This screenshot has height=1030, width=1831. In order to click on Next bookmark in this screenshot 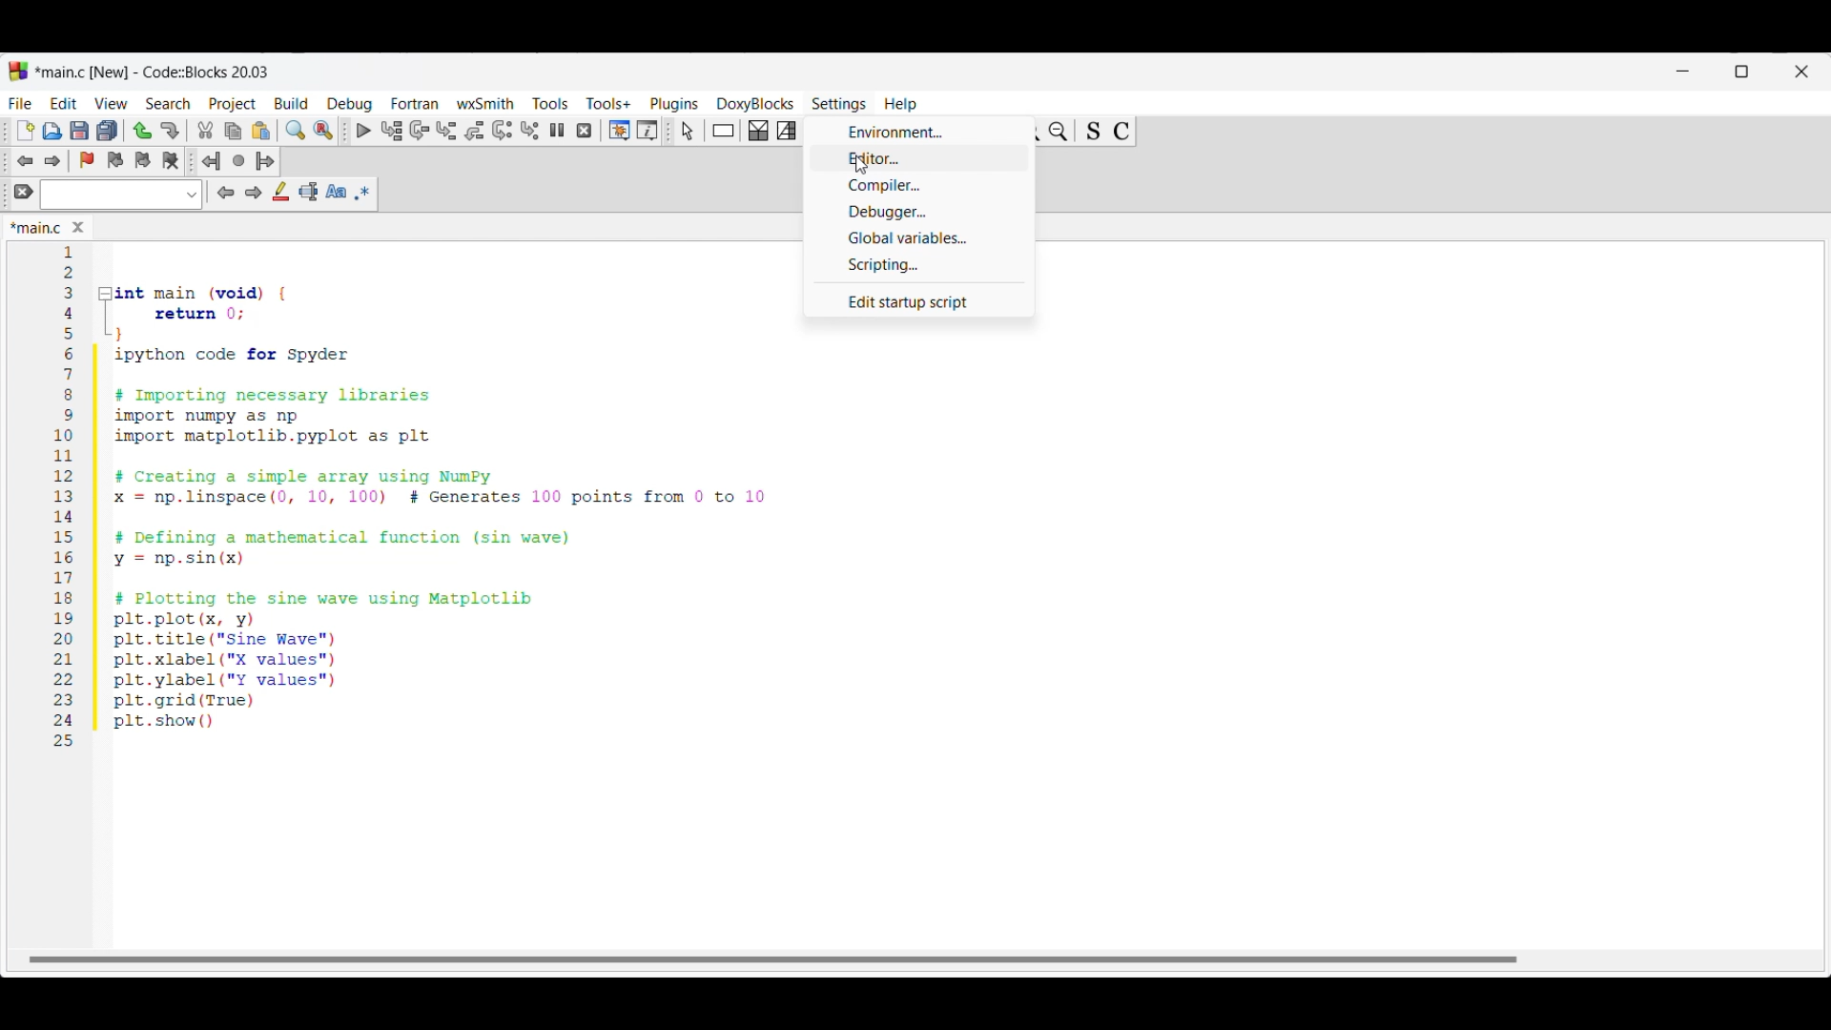, I will do `click(142, 160)`.